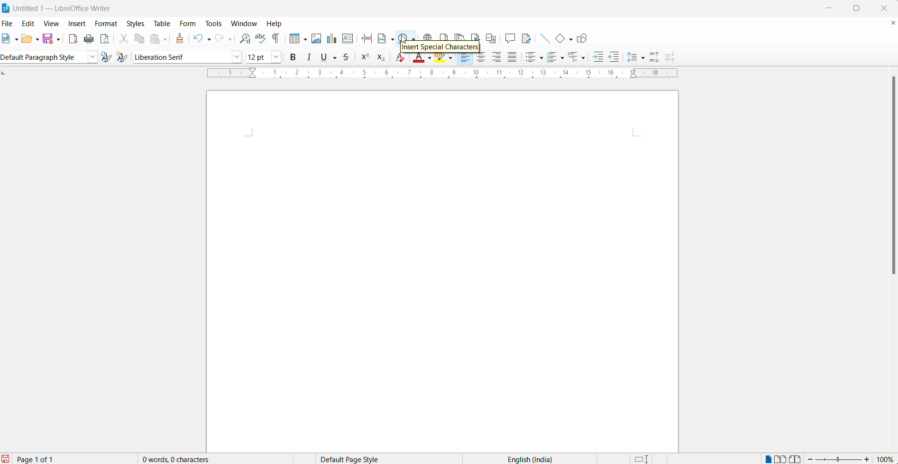  Describe the element at coordinates (77, 23) in the screenshot. I see `insert` at that location.